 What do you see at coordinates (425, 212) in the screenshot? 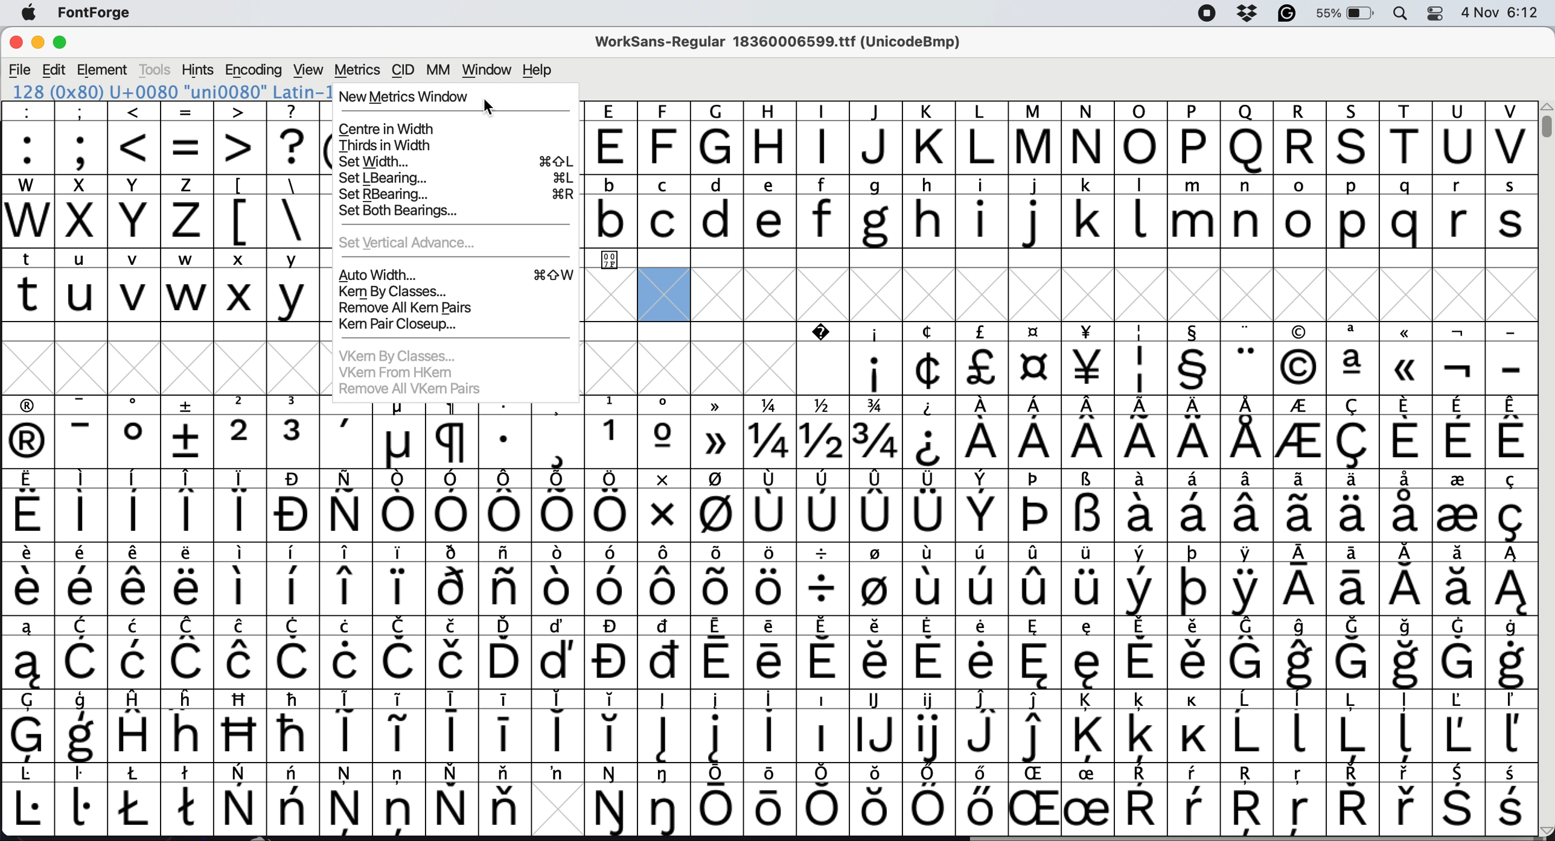
I see `set both bearings` at bounding box center [425, 212].